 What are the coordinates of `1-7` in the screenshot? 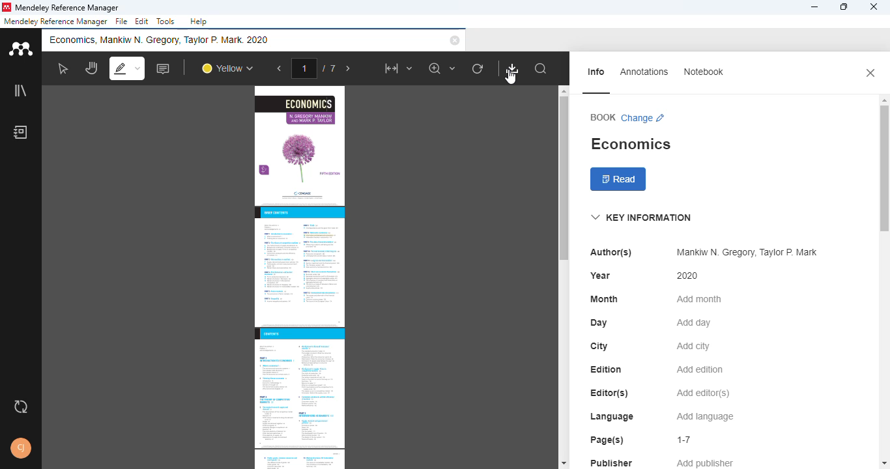 It's located at (685, 440).